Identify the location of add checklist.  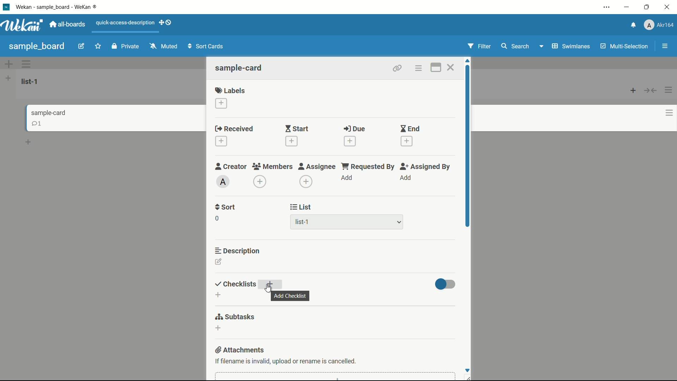
(219, 295).